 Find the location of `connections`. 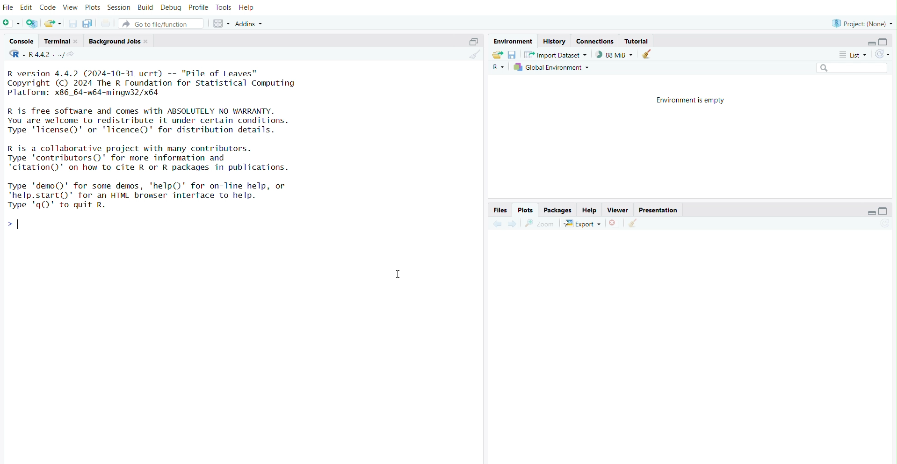

connections is located at coordinates (595, 40).